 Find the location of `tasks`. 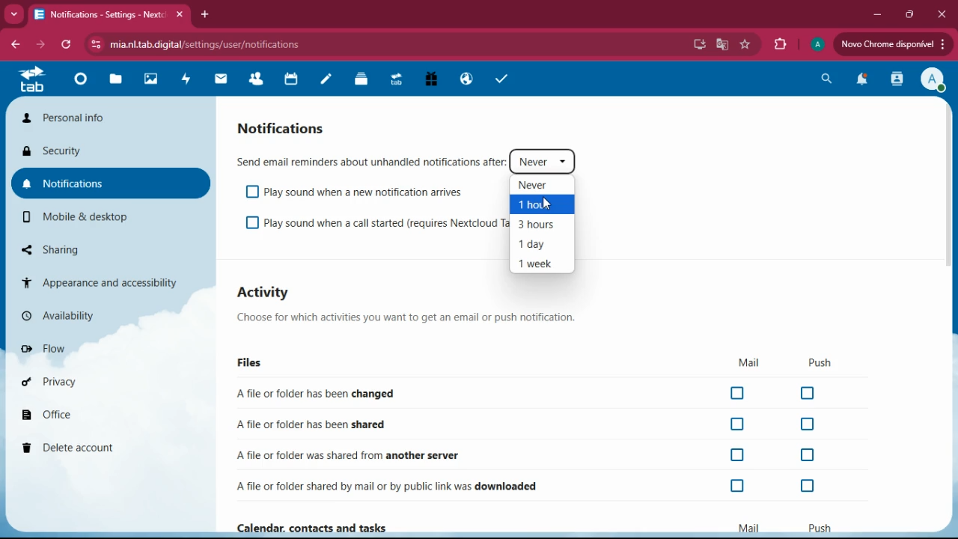

tasks is located at coordinates (498, 79).